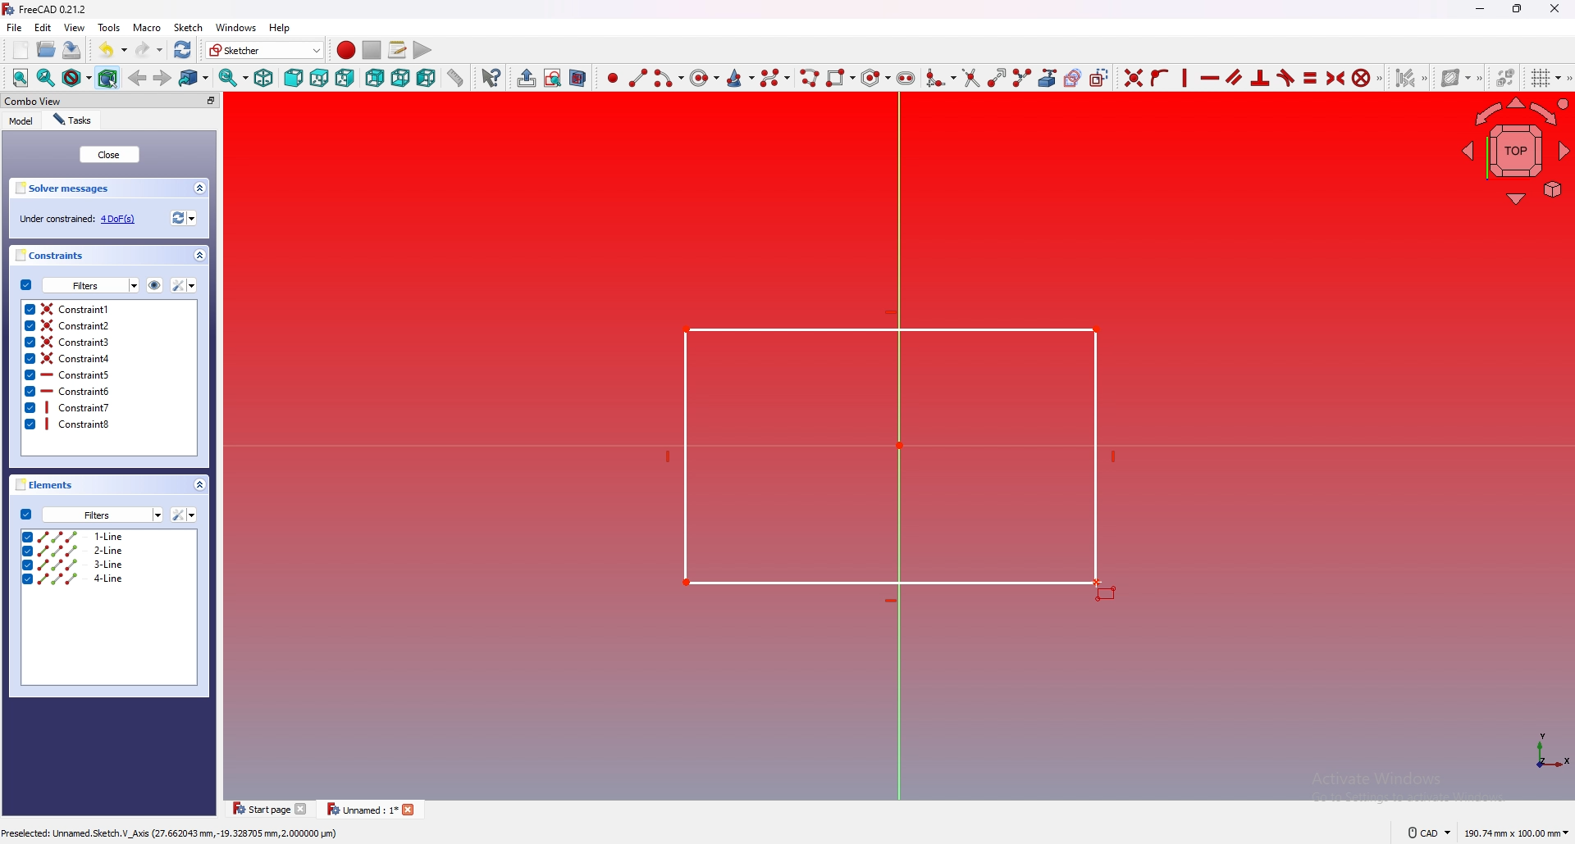  What do you see at coordinates (113, 49) in the screenshot?
I see `undo` at bounding box center [113, 49].